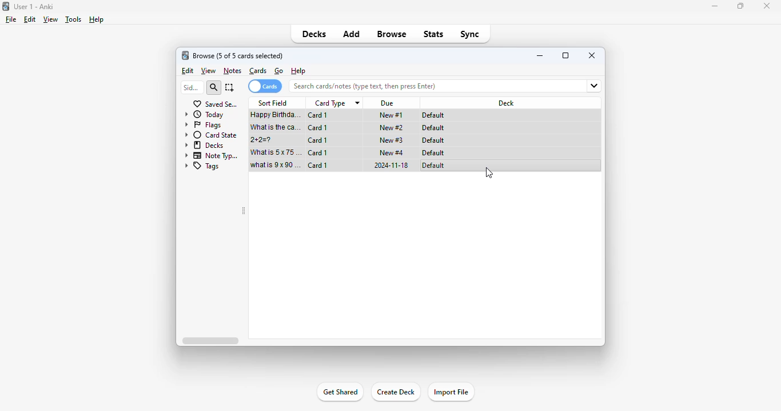 Image resolution: width=781 pixels, height=411 pixels. What do you see at coordinates (435, 115) in the screenshot?
I see `default` at bounding box center [435, 115].